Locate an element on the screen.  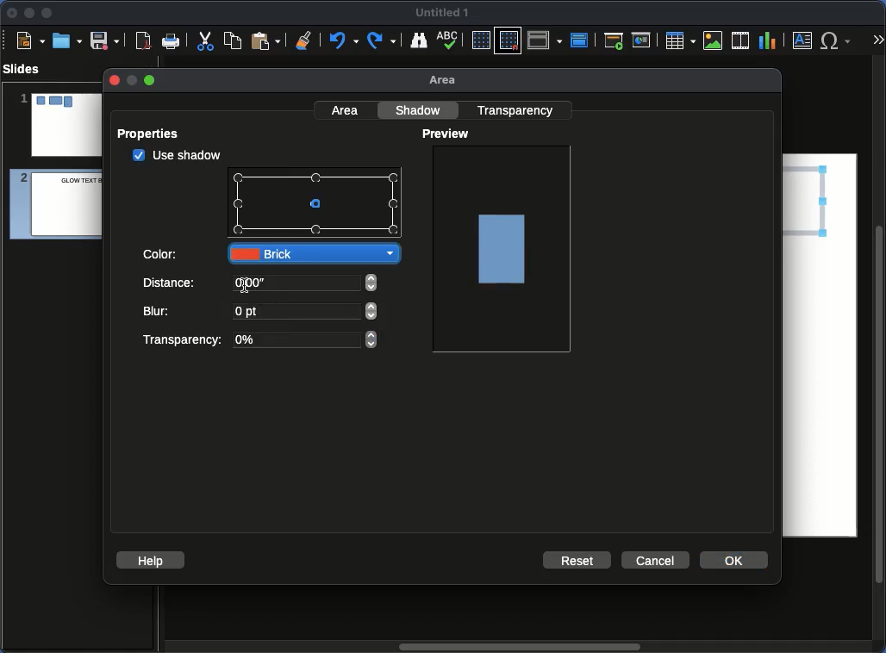
Name is located at coordinates (443, 13).